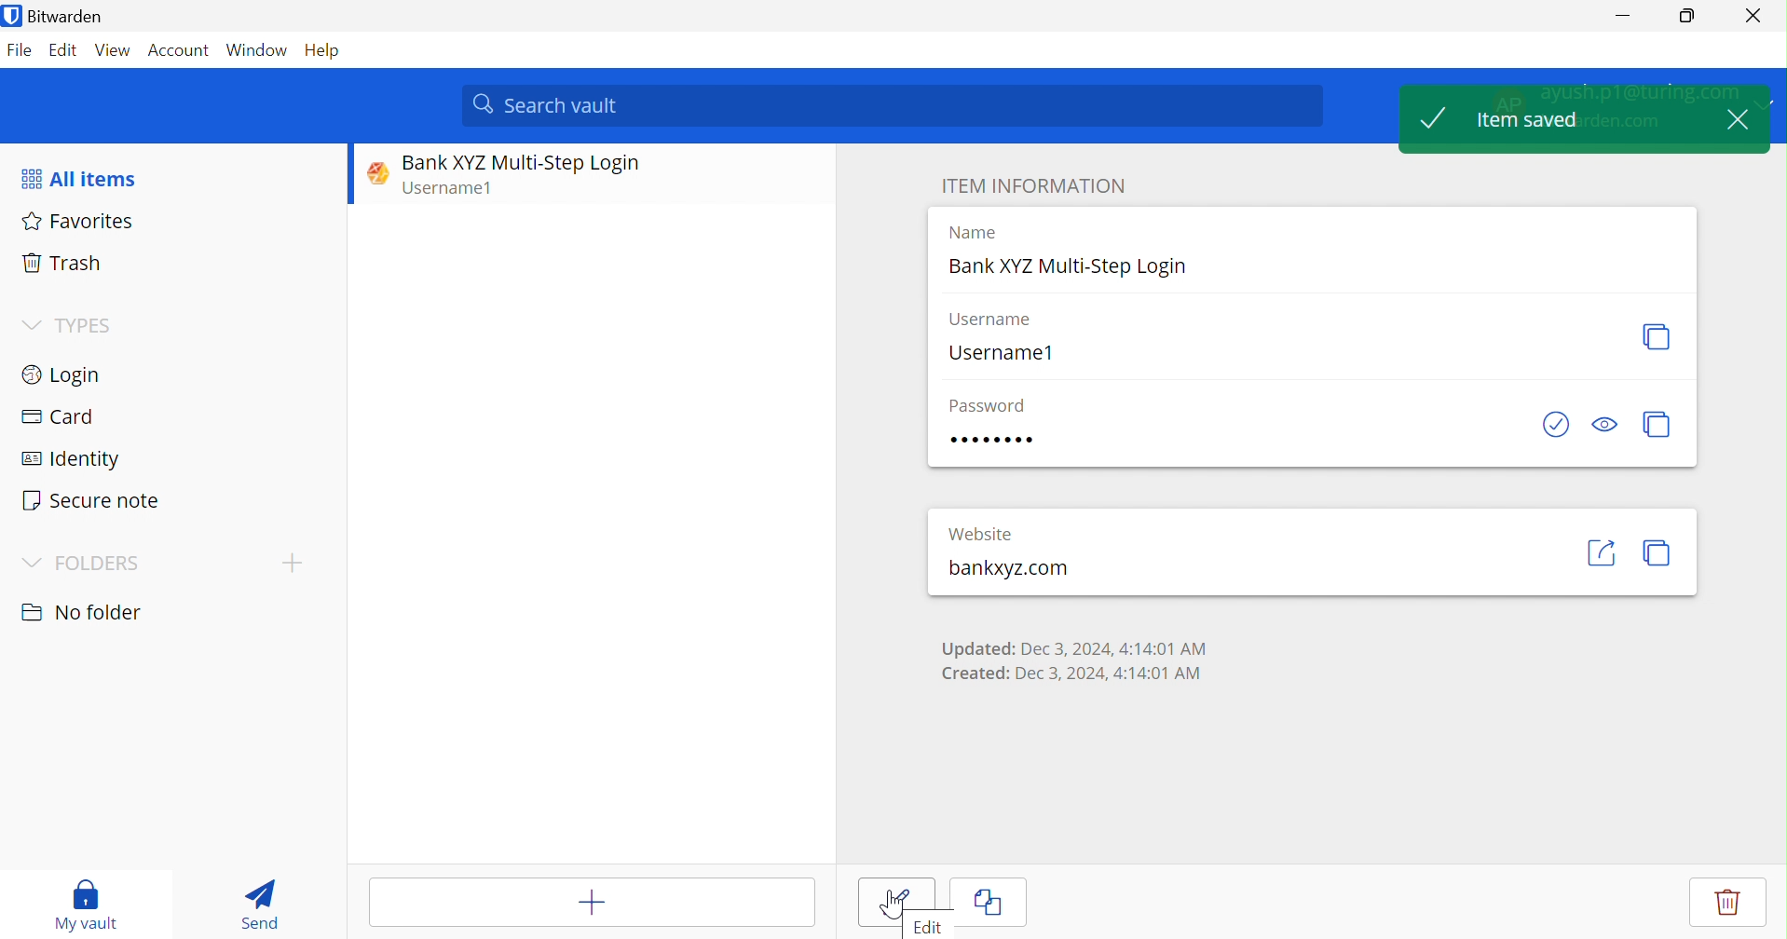 Image resolution: width=1787 pixels, height=939 pixels. I want to click on Search vault, so click(895, 104).